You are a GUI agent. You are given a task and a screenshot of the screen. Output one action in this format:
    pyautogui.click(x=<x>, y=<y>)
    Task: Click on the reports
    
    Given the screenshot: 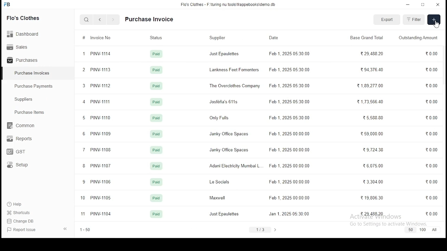 What is the action you would take?
    pyautogui.click(x=20, y=139)
    